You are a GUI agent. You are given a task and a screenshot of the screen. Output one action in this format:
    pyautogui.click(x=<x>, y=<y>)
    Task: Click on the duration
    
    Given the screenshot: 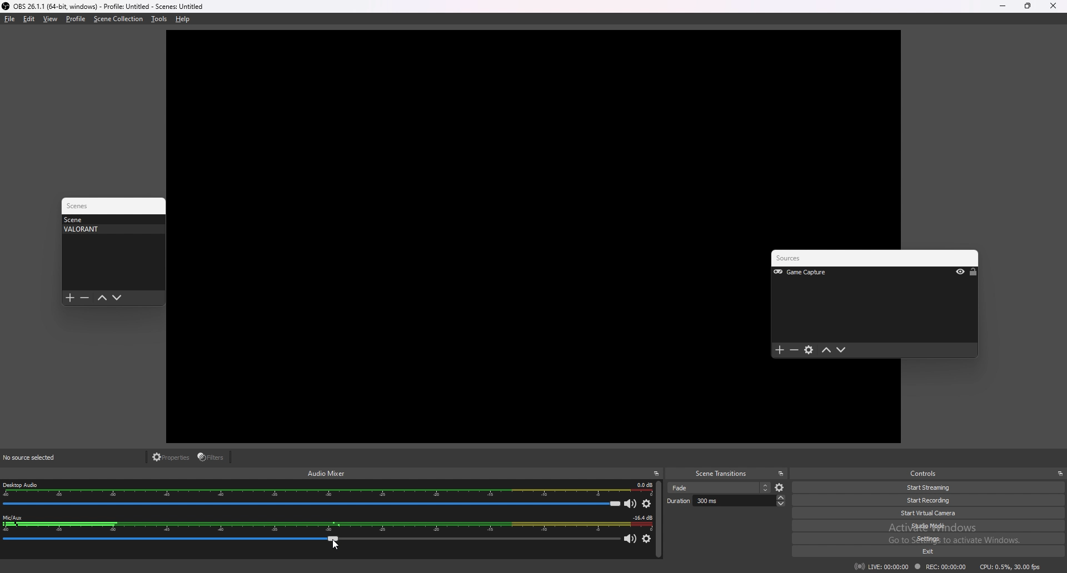 What is the action you would take?
    pyautogui.click(x=726, y=500)
    